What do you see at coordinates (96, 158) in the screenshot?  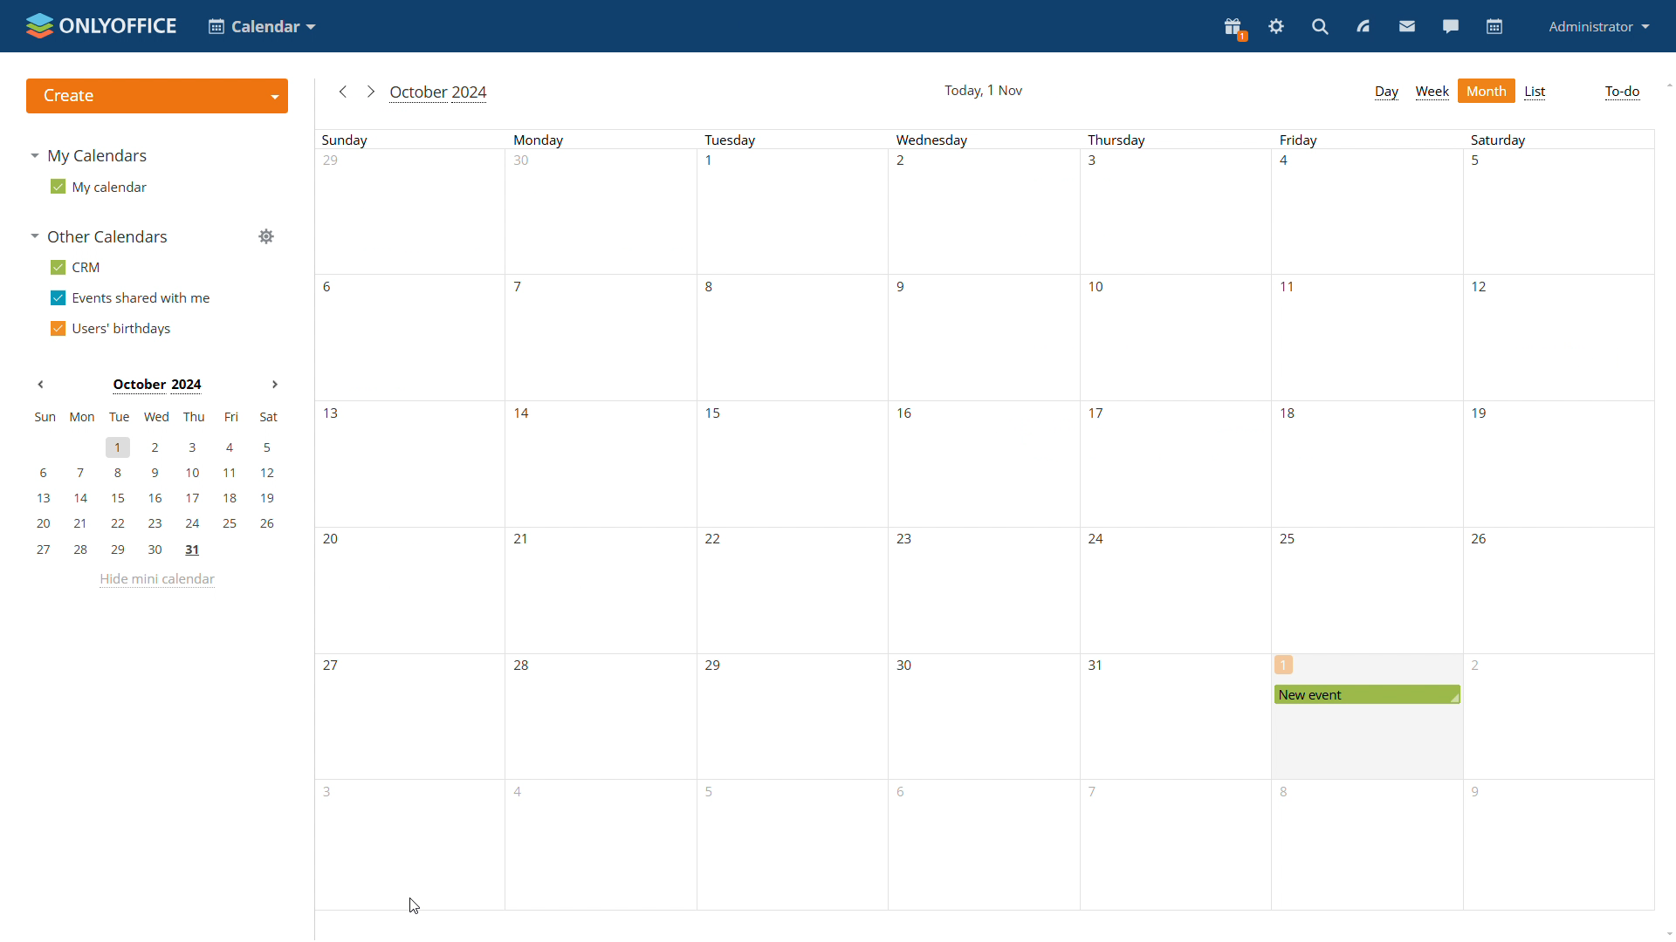 I see `my calendars` at bounding box center [96, 158].